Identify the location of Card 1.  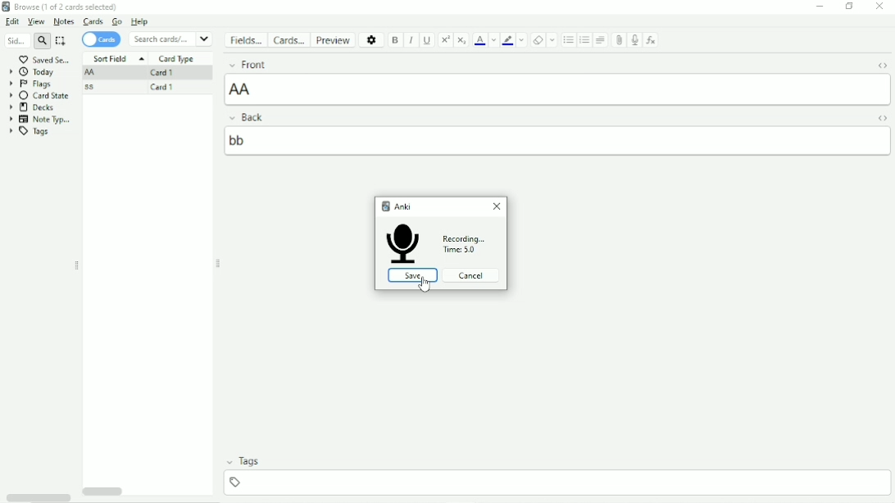
(164, 73).